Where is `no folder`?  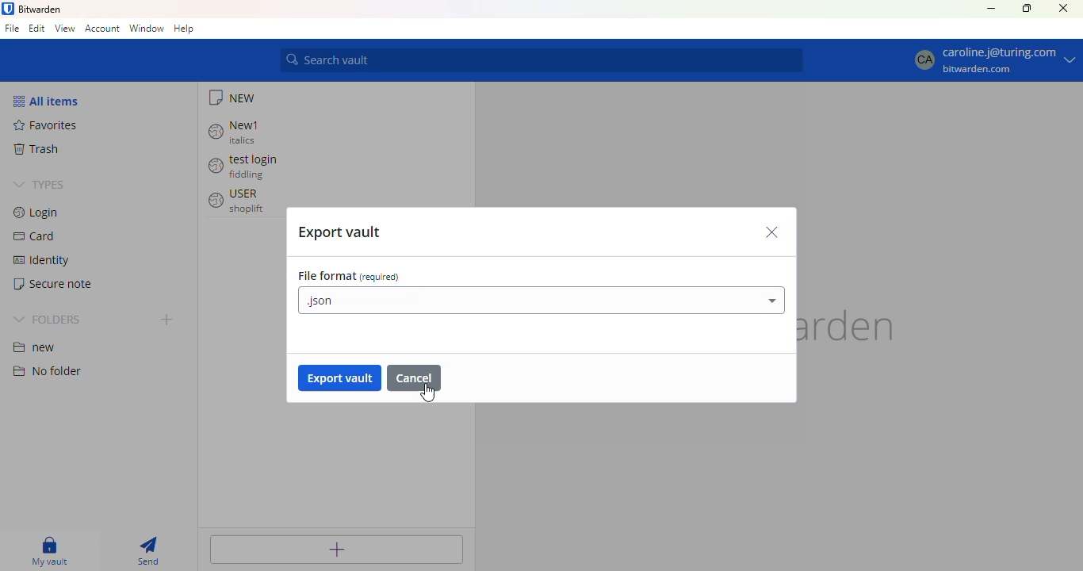
no folder is located at coordinates (45, 370).